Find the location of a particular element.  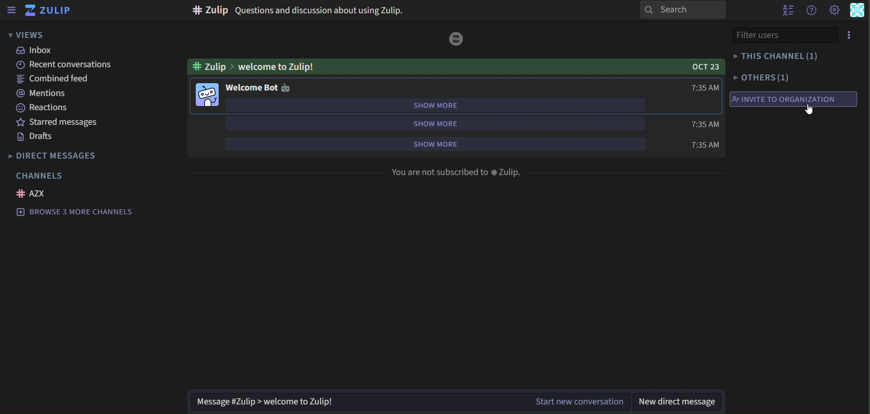

cursor is located at coordinates (809, 109).